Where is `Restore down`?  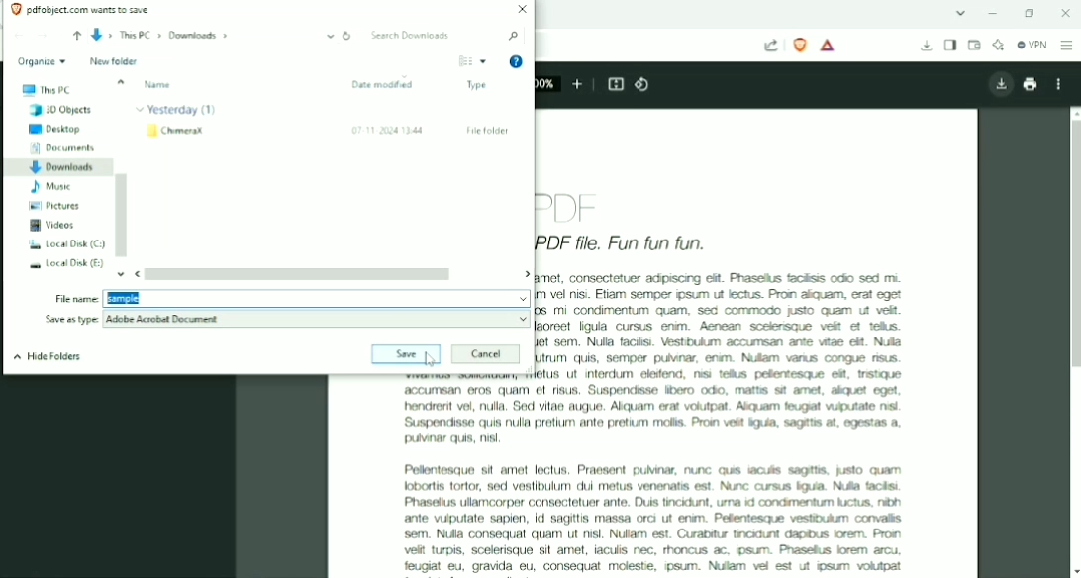 Restore down is located at coordinates (1030, 13).